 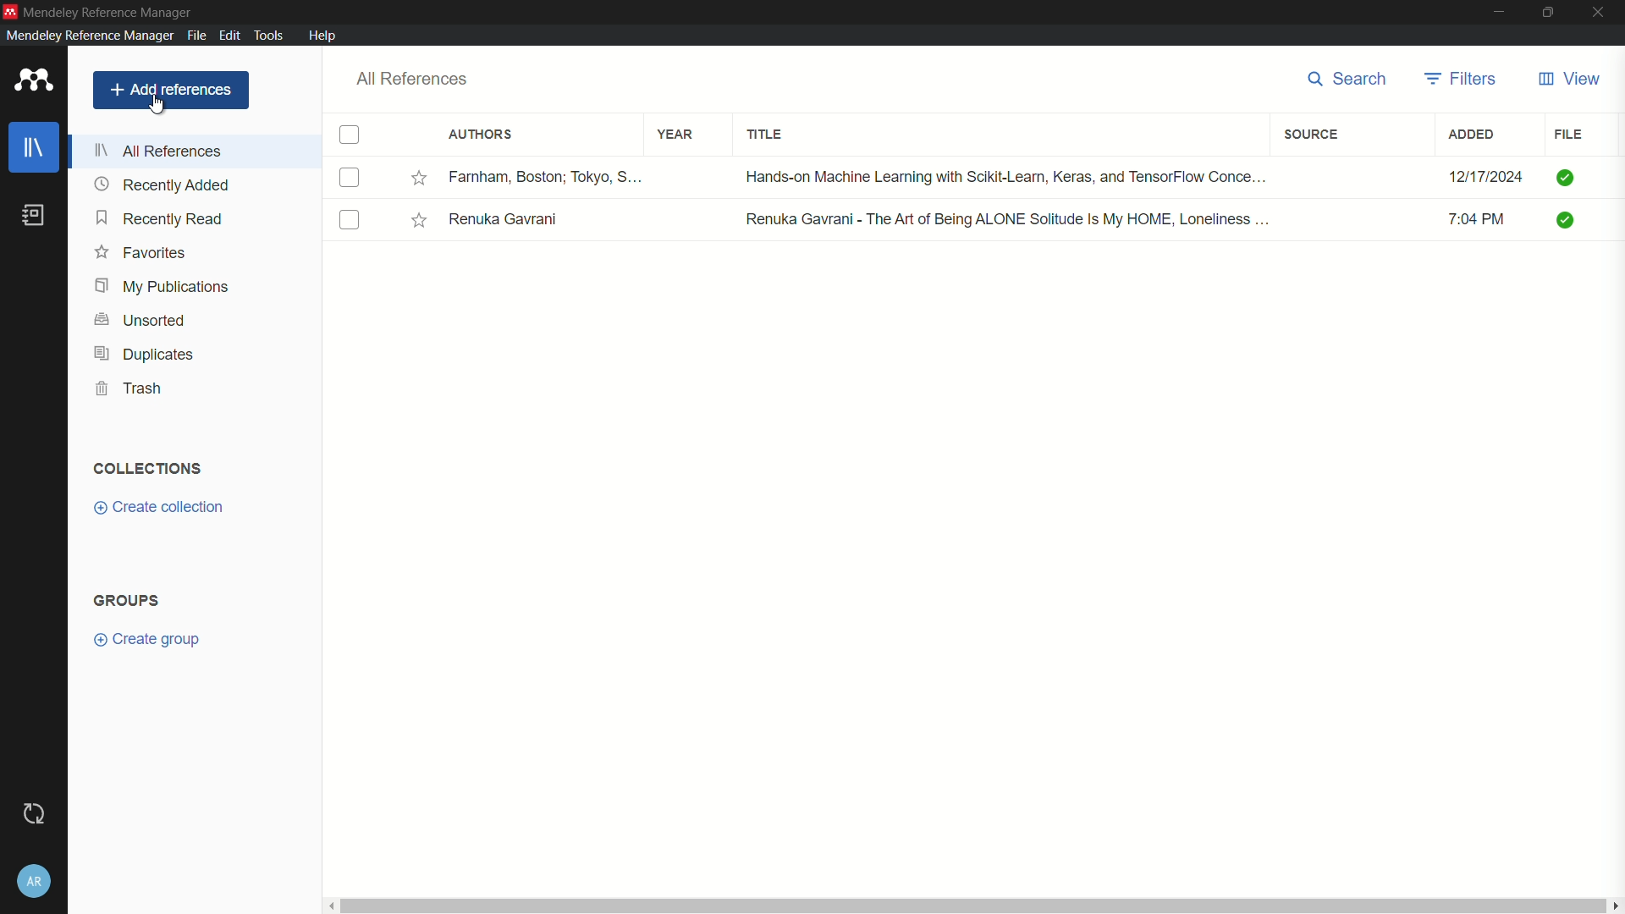 I want to click on authors, so click(x=482, y=136).